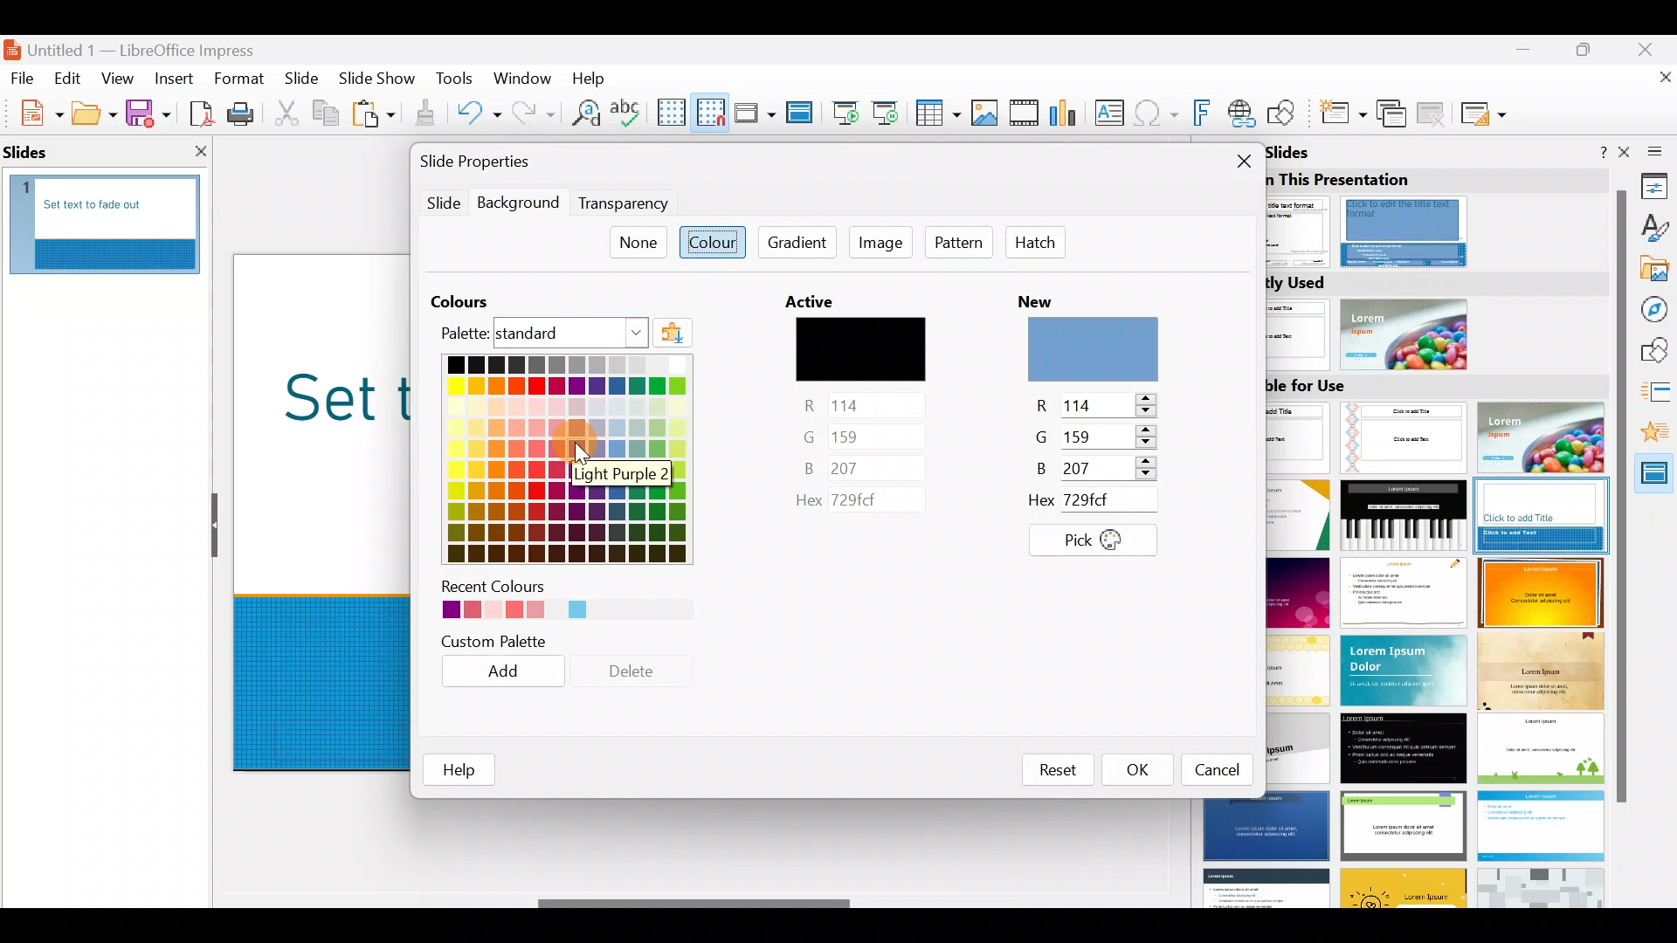  What do you see at coordinates (1429, 320) in the screenshot?
I see `Recently used` at bounding box center [1429, 320].